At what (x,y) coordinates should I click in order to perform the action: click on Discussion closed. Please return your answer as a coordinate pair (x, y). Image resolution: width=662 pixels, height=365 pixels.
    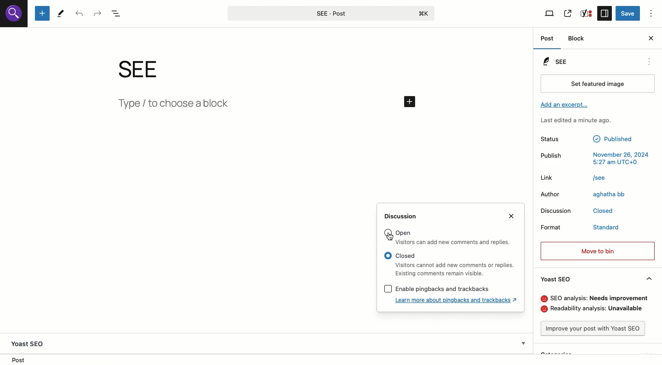
    Looking at the image, I should click on (582, 210).